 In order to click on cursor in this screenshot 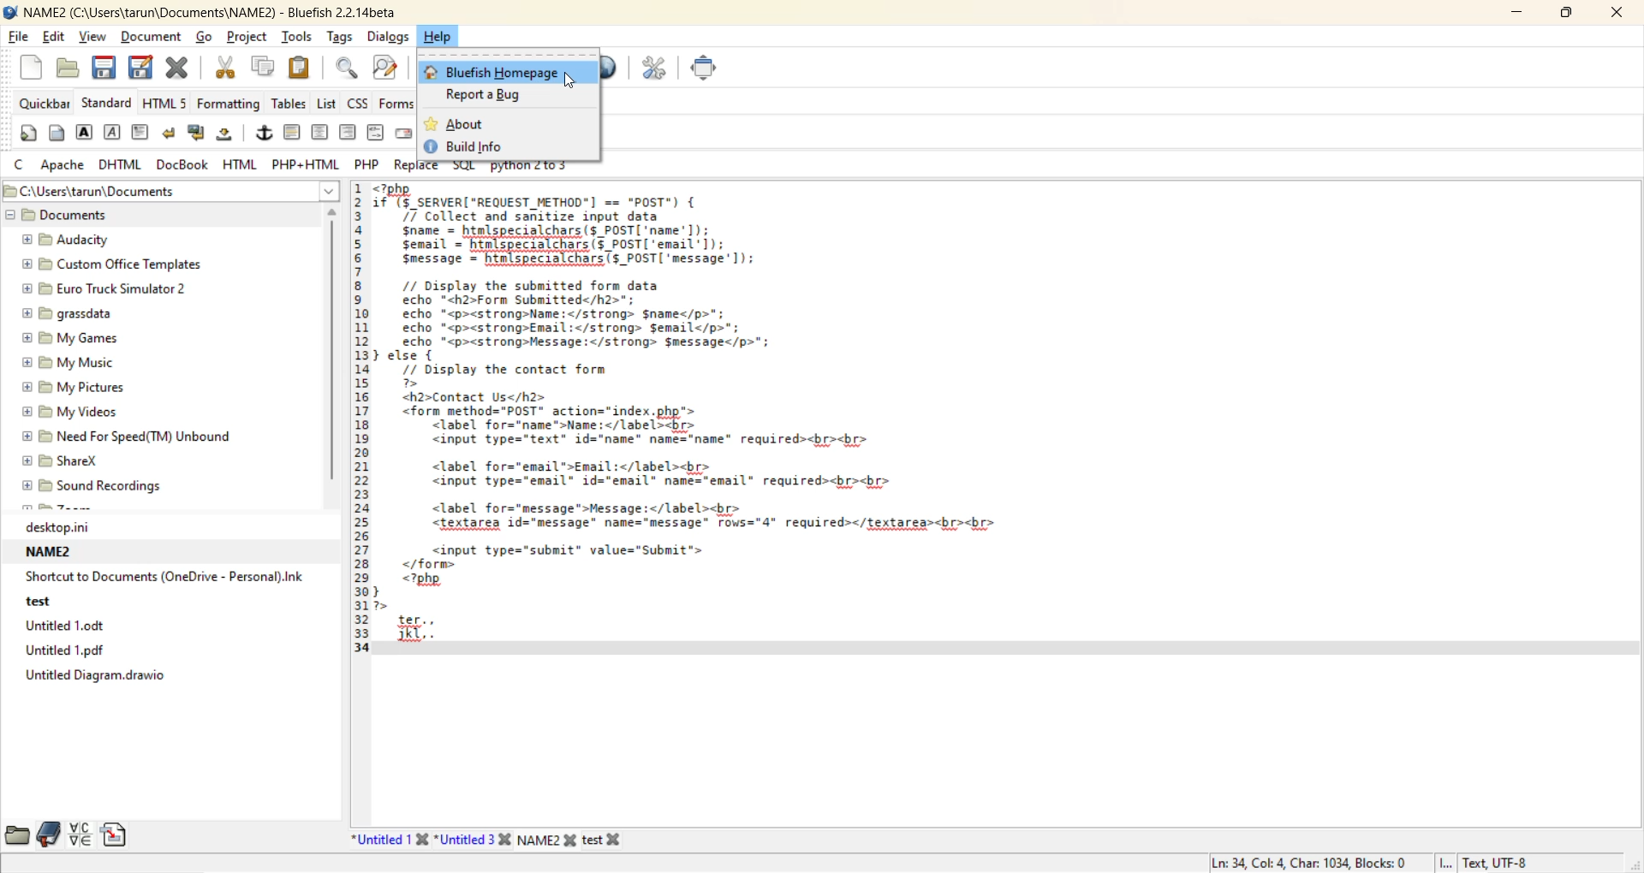, I will do `click(571, 80)`.